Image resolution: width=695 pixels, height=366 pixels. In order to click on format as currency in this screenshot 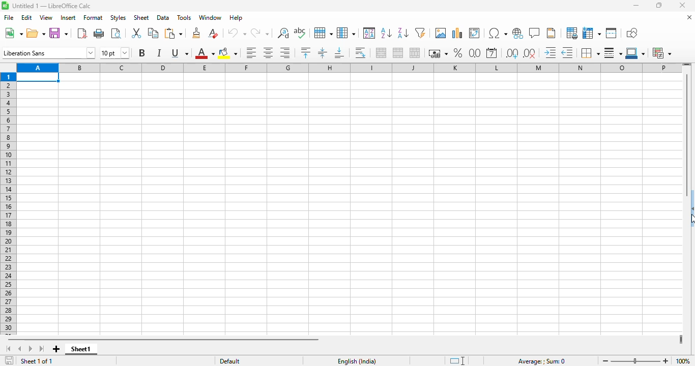, I will do `click(438, 53)`.